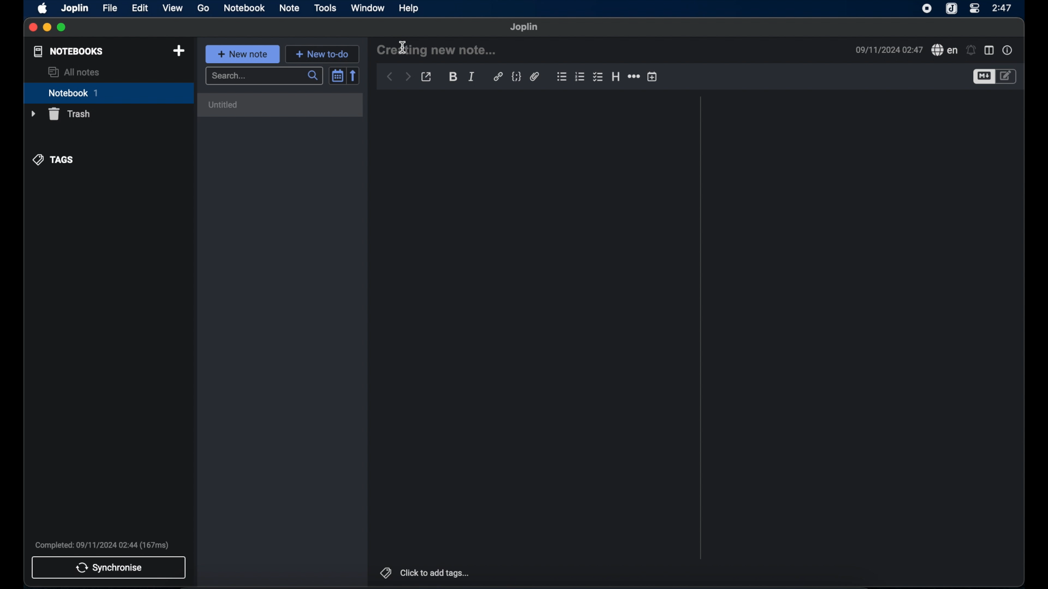 This screenshot has height=589, width=1048. Describe the element at coordinates (498, 76) in the screenshot. I see `hyperlink` at that location.